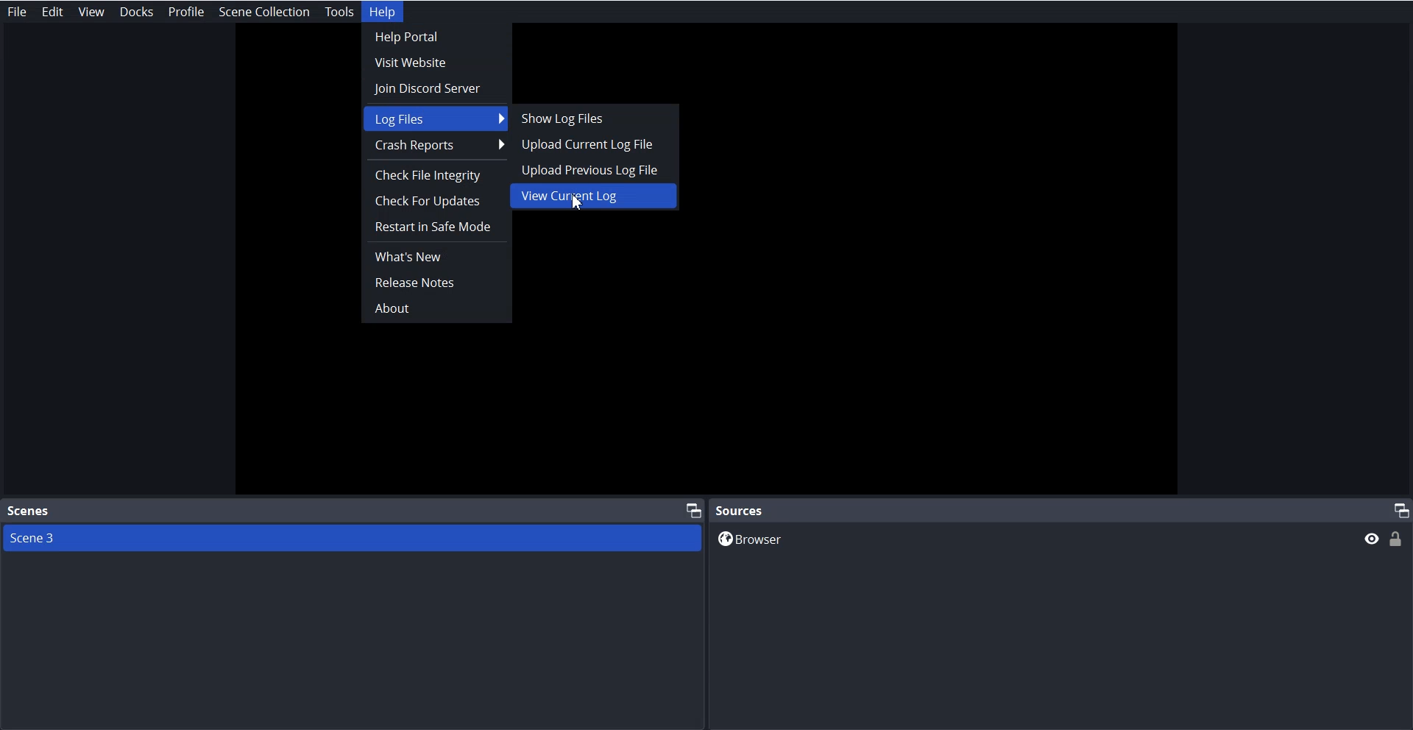 The height and width of the screenshot is (730, 1413). Describe the element at coordinates (184, 12) in the screenshot. I see `Profile` at that location.